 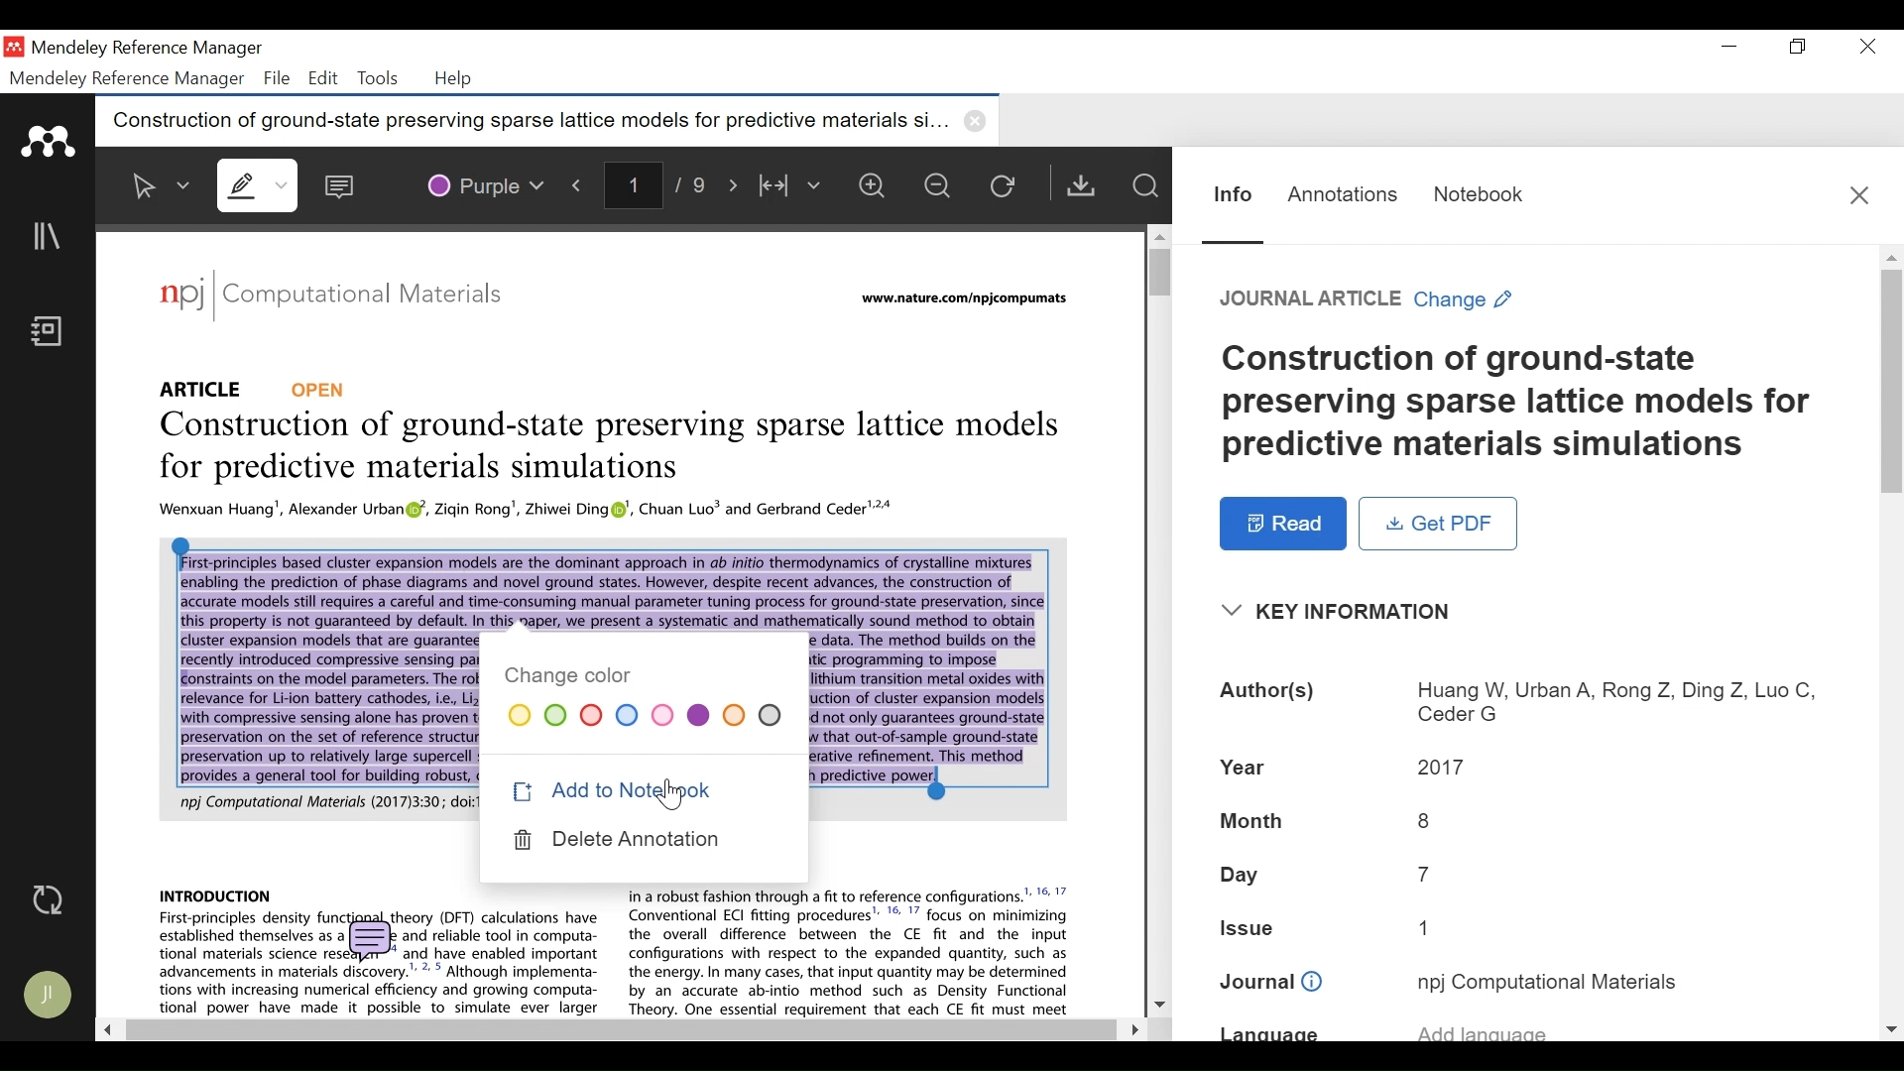 What do you see at coordinates (1729, 47) in the screenshot?
I see `minimize` at bounding box center [1729, 47].